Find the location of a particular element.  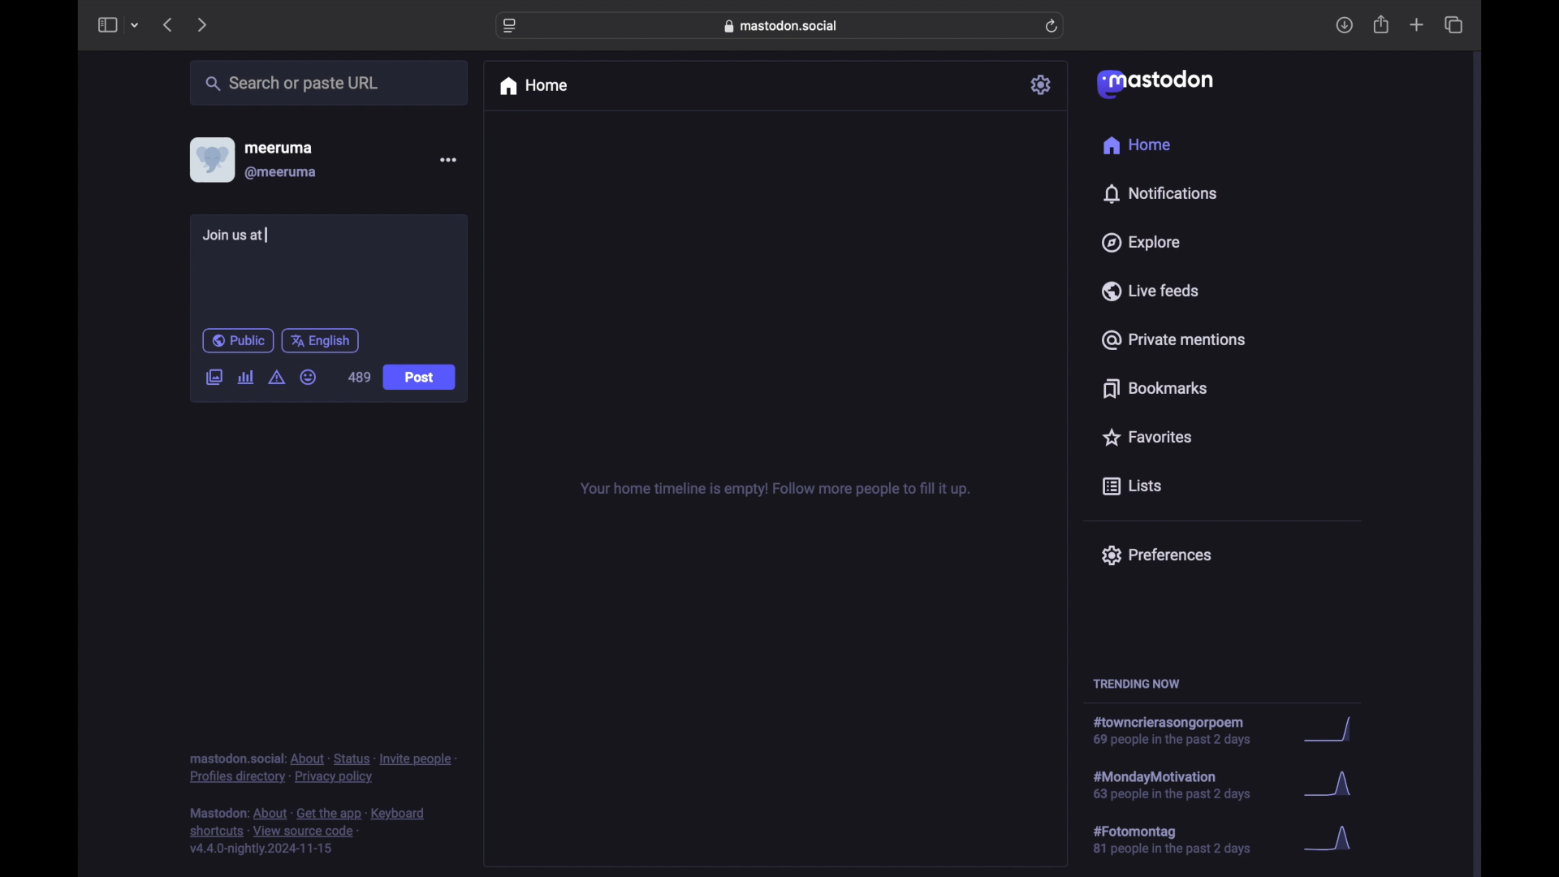

home is located at coordinates (1136, 145).